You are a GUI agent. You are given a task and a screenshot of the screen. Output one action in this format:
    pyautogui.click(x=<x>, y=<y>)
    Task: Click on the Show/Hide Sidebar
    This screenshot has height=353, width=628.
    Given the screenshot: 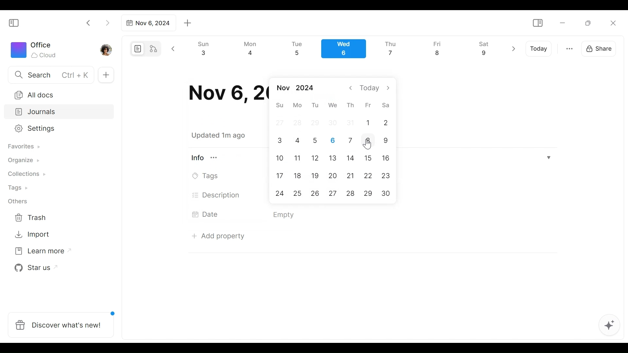 What is the action you would take?
    pyautogui.click(x=17, y=22)
    